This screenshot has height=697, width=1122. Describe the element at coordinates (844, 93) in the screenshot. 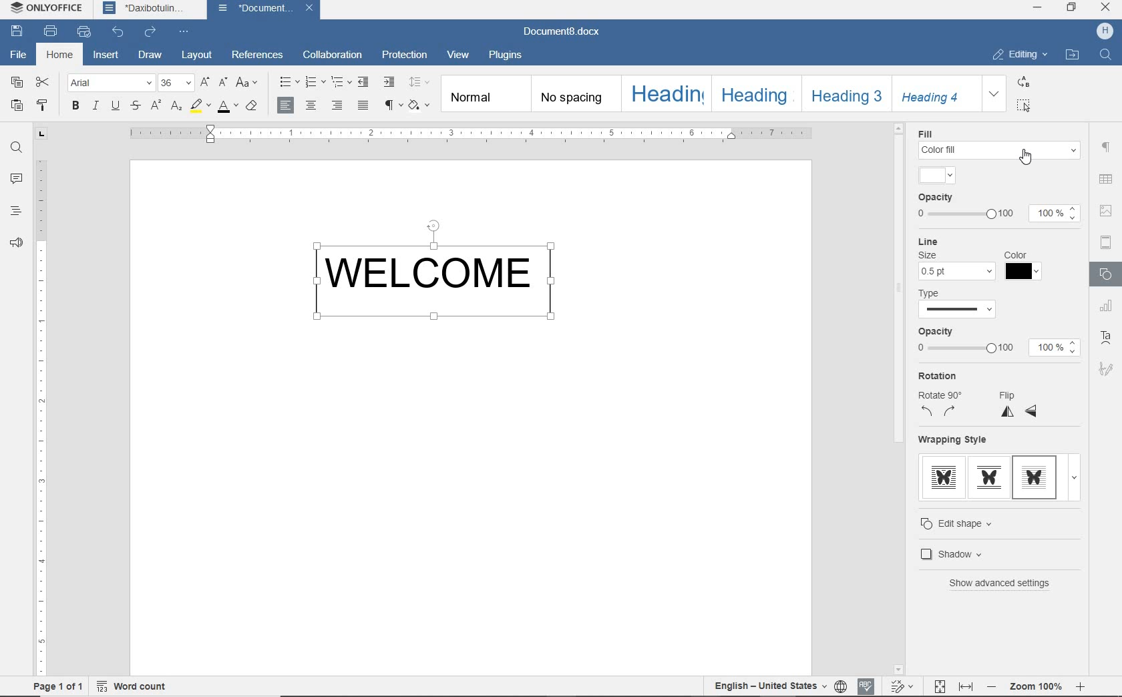

I see `HEADING 3` at that location.